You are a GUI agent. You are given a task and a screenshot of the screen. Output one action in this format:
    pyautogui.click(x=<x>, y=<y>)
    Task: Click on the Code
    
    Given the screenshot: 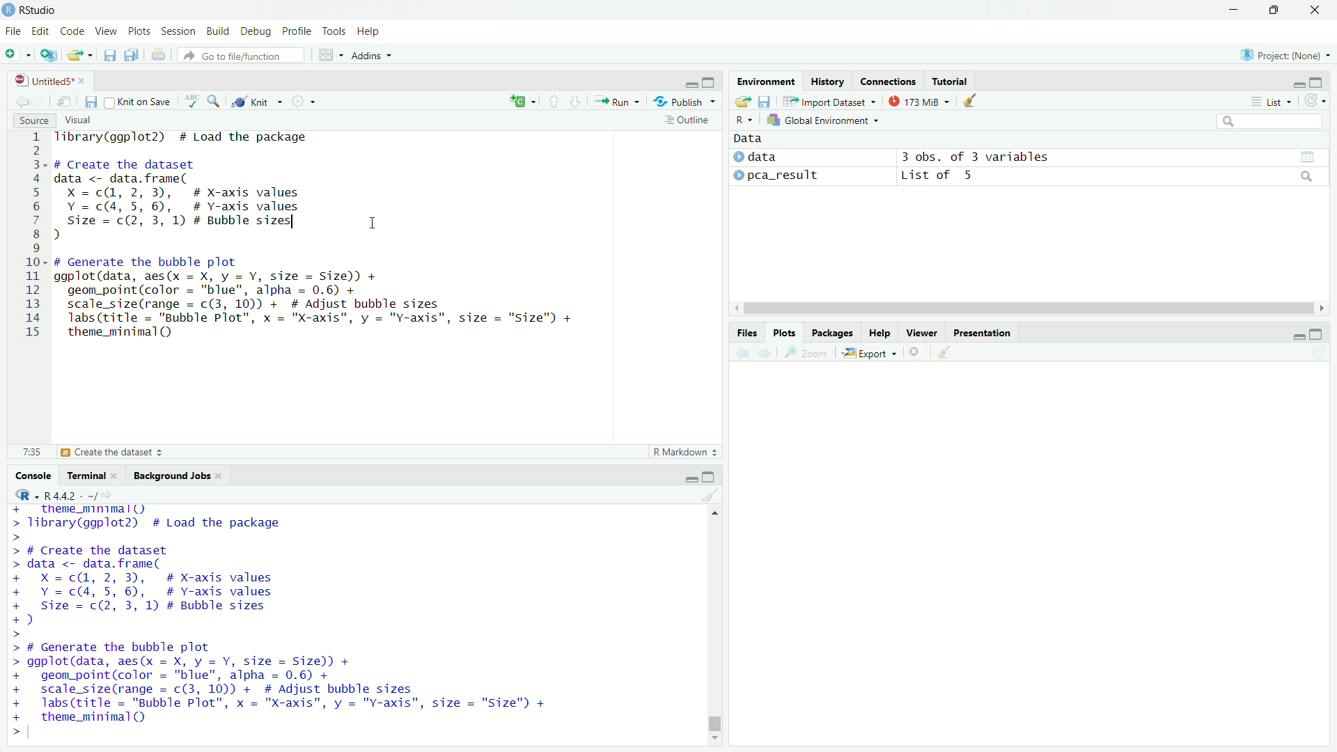 What is the action you would take?
    pyautogui.click(x=75, y=32)
    